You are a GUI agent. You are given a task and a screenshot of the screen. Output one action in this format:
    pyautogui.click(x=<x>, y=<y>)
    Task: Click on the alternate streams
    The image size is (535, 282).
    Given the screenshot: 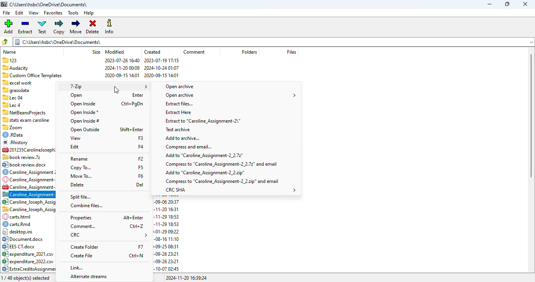 What is the action you would take?
    pyautogui.click(x=88, y=277)
    